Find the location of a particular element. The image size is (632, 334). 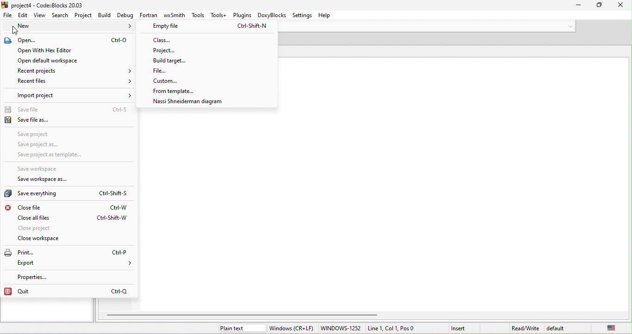

recent files is located at coordinates (72, 82).